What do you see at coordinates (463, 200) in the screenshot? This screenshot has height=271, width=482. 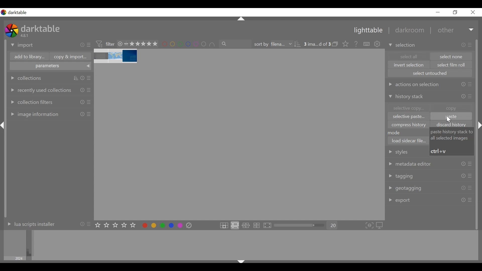 I see `info` at bounding box center [463, 200].